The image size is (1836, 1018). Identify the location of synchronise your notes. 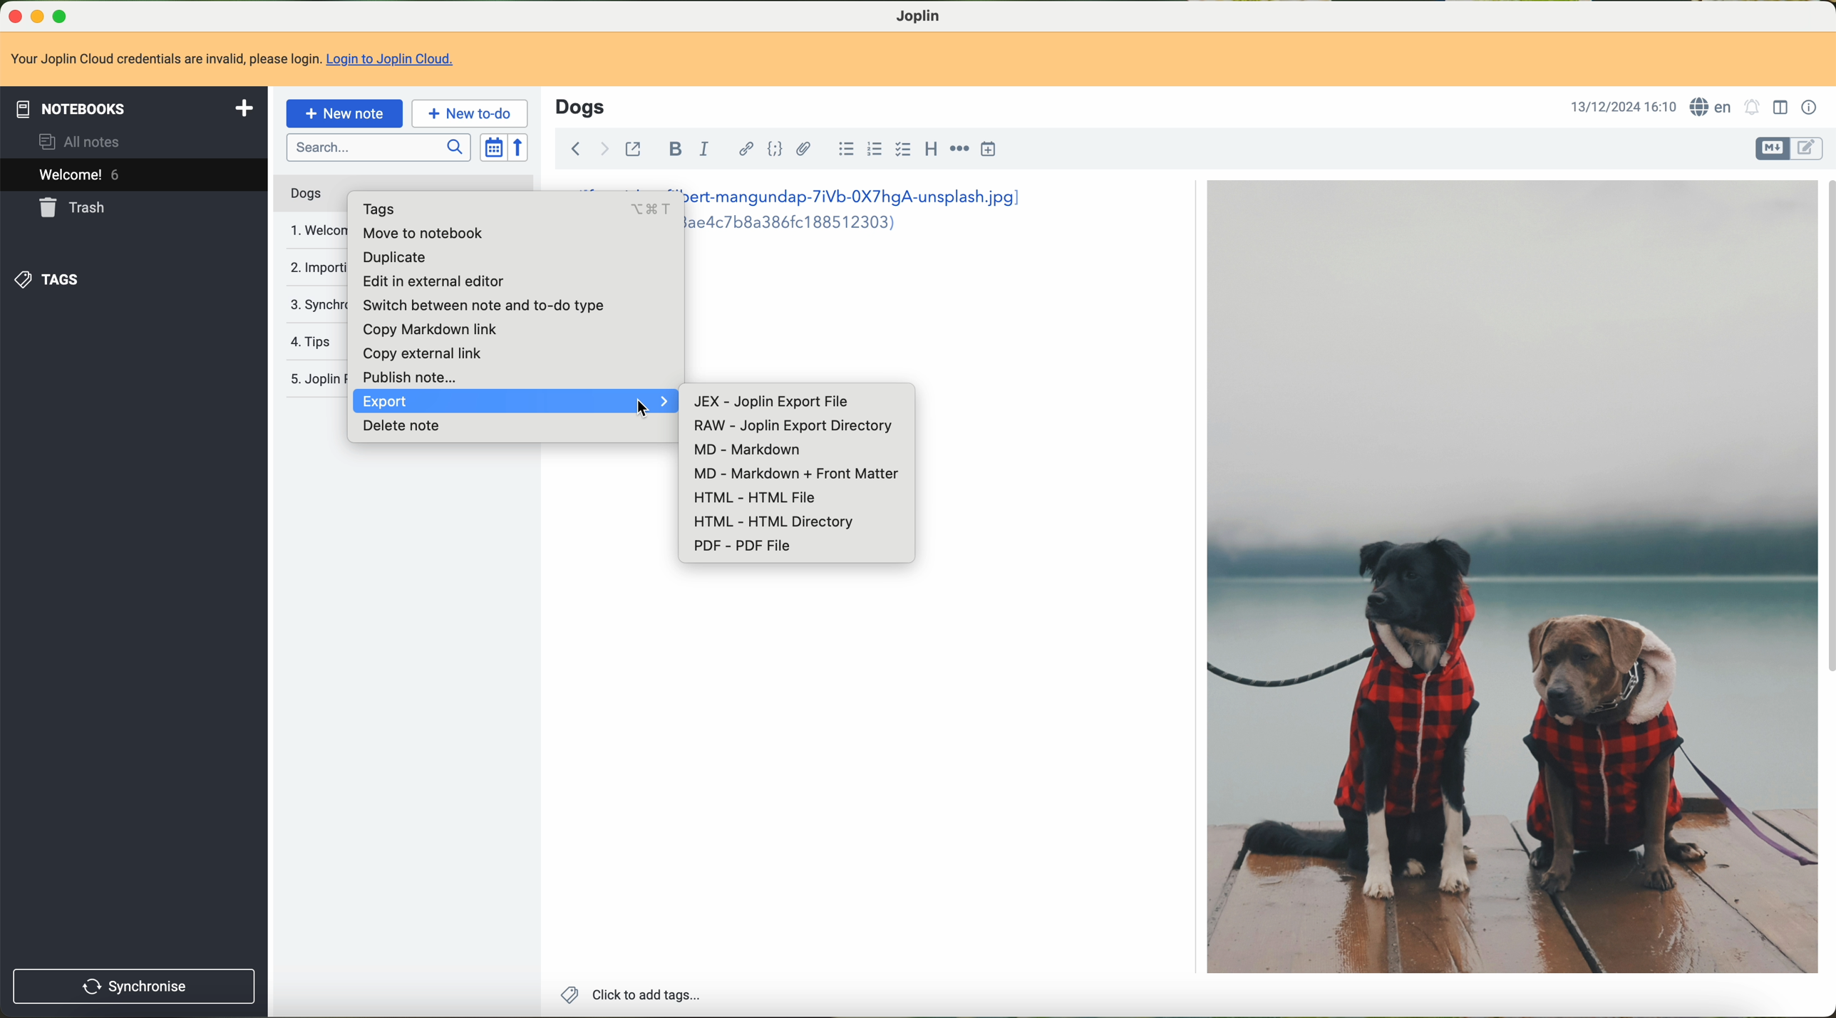
(316, 303).